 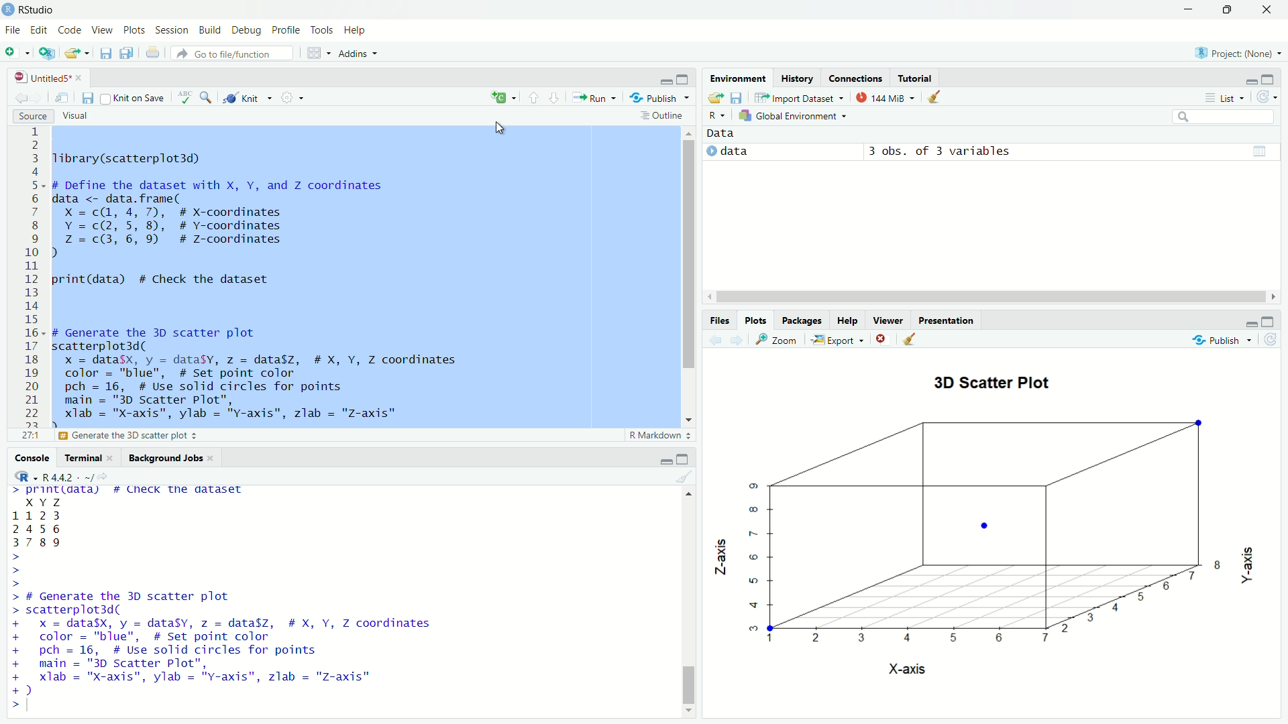 I want to click on publish, so click(x=662, y=97).